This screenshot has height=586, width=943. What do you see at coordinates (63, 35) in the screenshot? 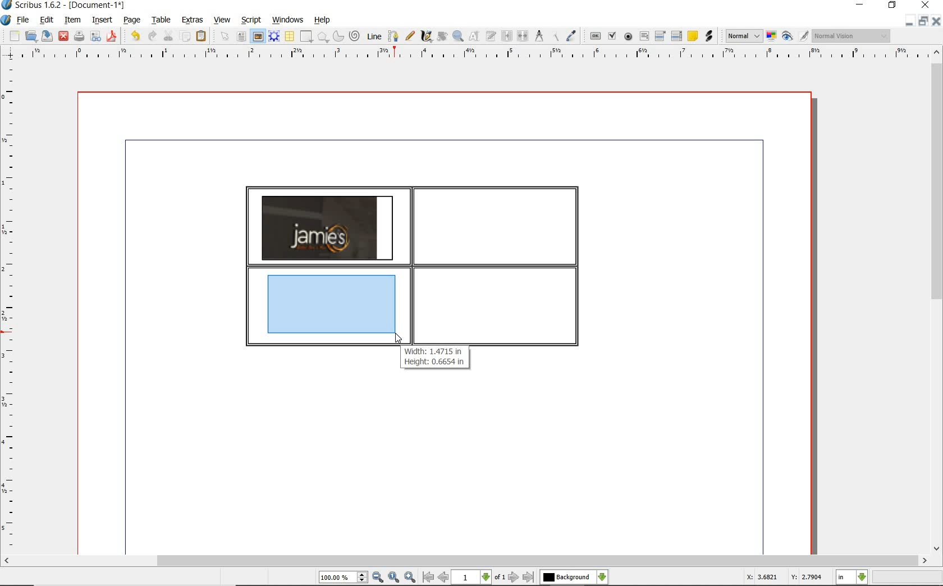
I see `close` at bounding box center [63, 35].